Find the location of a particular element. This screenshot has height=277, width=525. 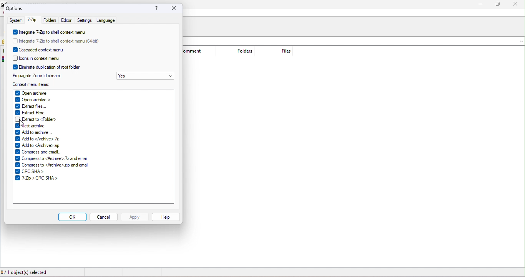

cascade context menu is located at coordinates (46, 49).